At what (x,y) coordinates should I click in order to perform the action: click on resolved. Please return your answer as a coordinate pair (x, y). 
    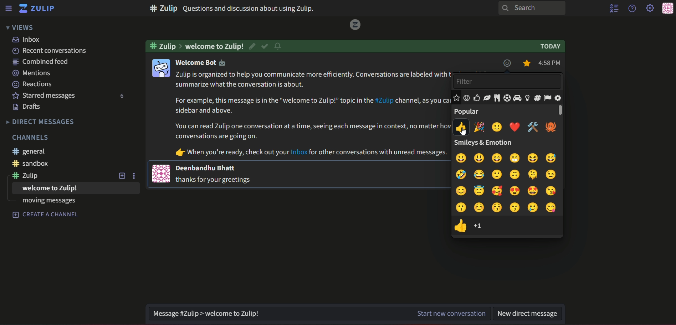
    Looking at the image, I should click on (265, 46).